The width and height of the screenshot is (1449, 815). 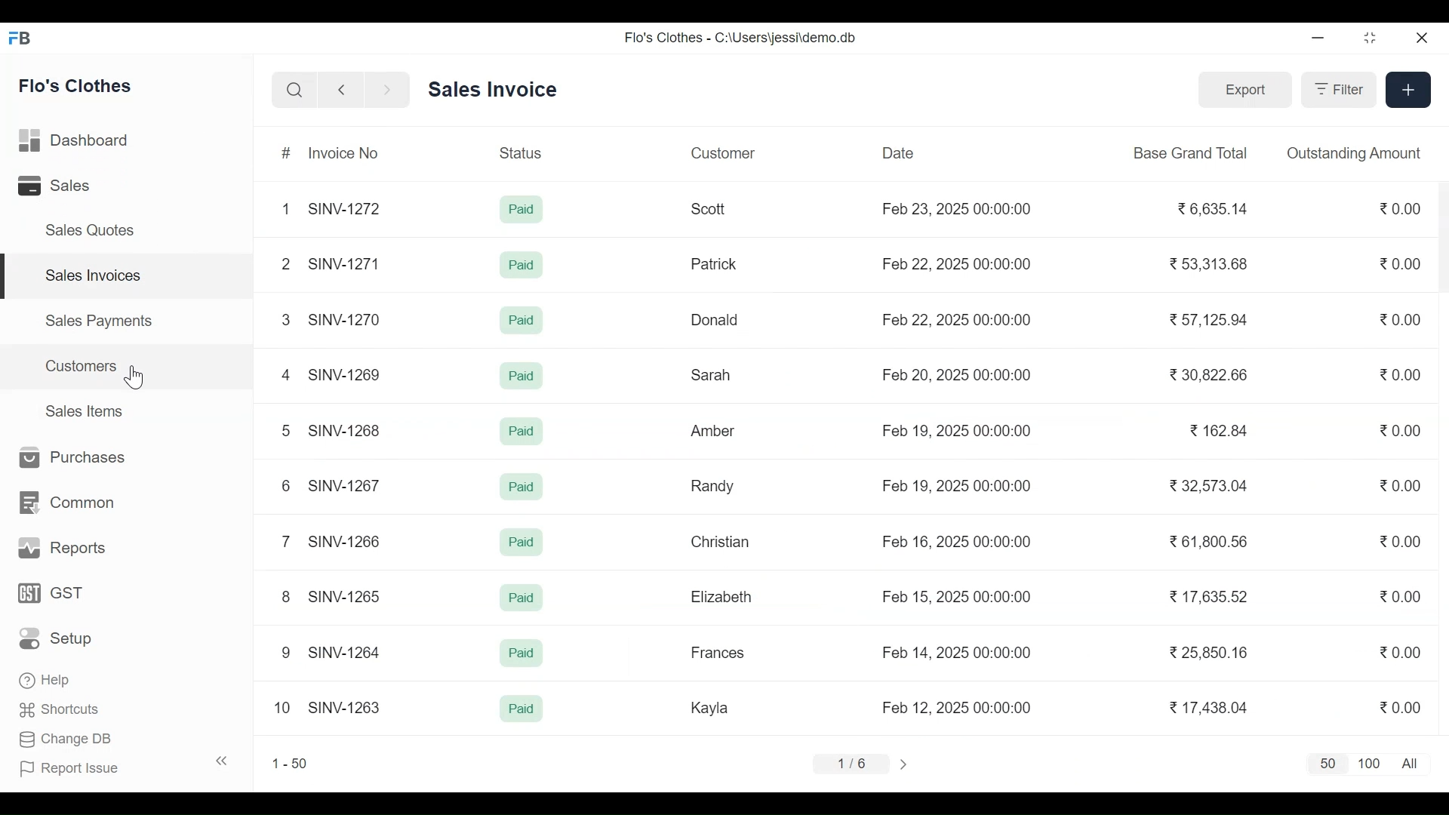 What do you see at coordinates (1338, 91) in the screenshot?
I see `Filter` at bounding box center [1338, 91].